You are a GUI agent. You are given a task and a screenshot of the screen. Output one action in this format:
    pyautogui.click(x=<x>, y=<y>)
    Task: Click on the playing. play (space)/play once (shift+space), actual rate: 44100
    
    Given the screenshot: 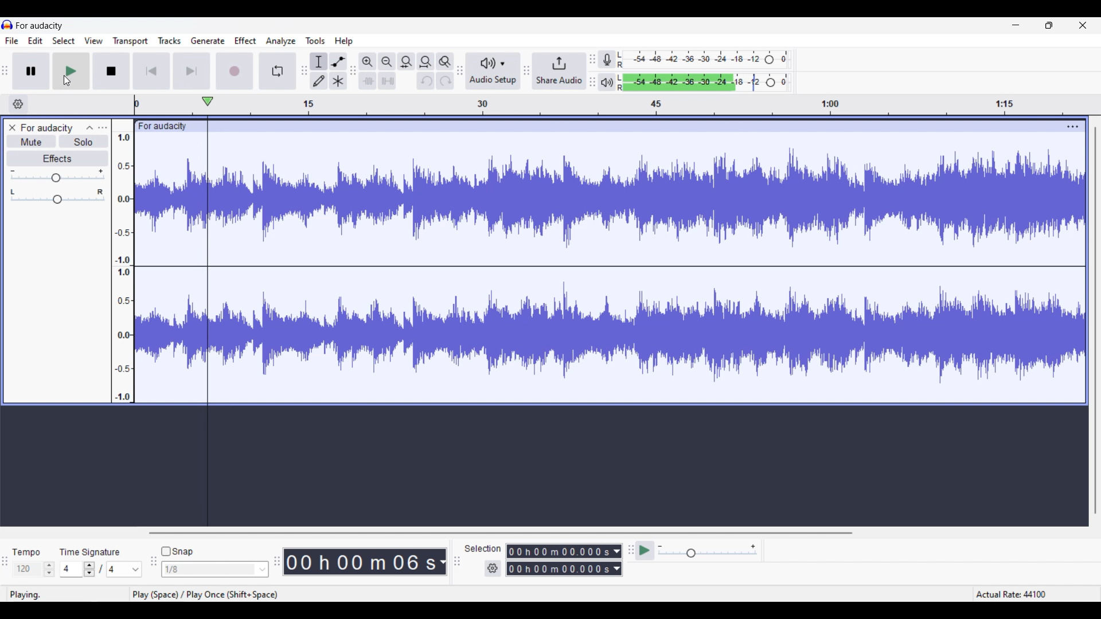 What is the action you would take?
    pyautogui.click(x=550, y=594)
    